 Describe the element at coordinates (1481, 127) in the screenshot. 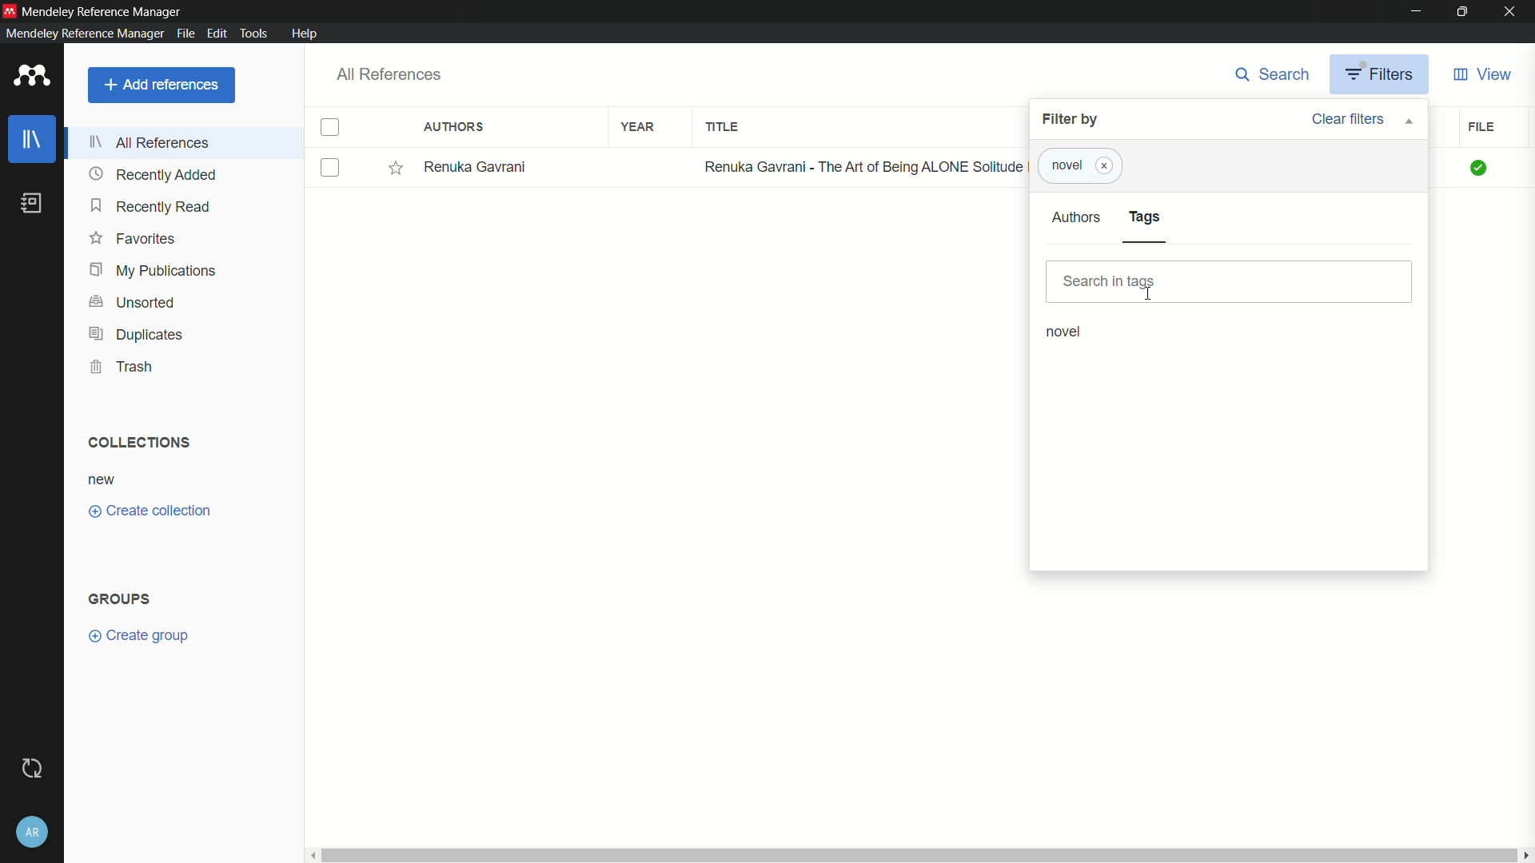

I see `file` at that location.